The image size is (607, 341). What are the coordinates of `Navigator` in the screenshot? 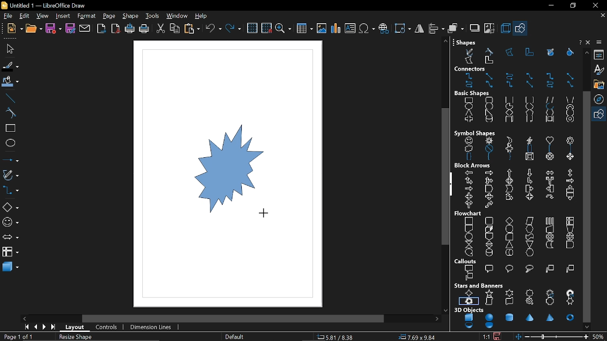 It's located at (600, 99).